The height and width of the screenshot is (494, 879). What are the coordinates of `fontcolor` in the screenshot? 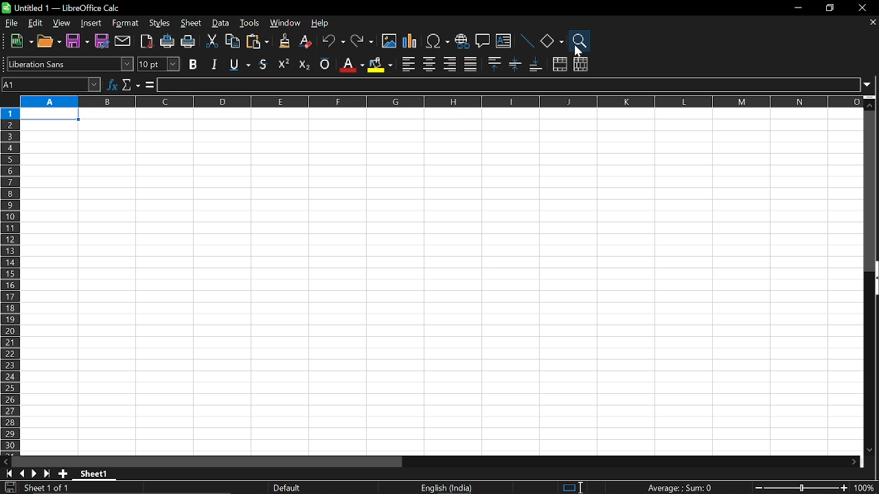 It's located at (351, 64).